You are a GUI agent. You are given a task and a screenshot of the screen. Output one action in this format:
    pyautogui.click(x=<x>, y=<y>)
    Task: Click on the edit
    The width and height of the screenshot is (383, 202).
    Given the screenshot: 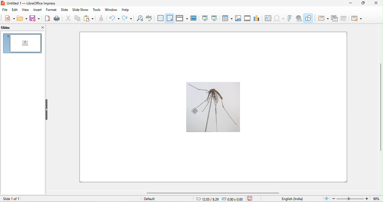 What is the action you would take?
    pyautogui.click(x=14, y=10)
    